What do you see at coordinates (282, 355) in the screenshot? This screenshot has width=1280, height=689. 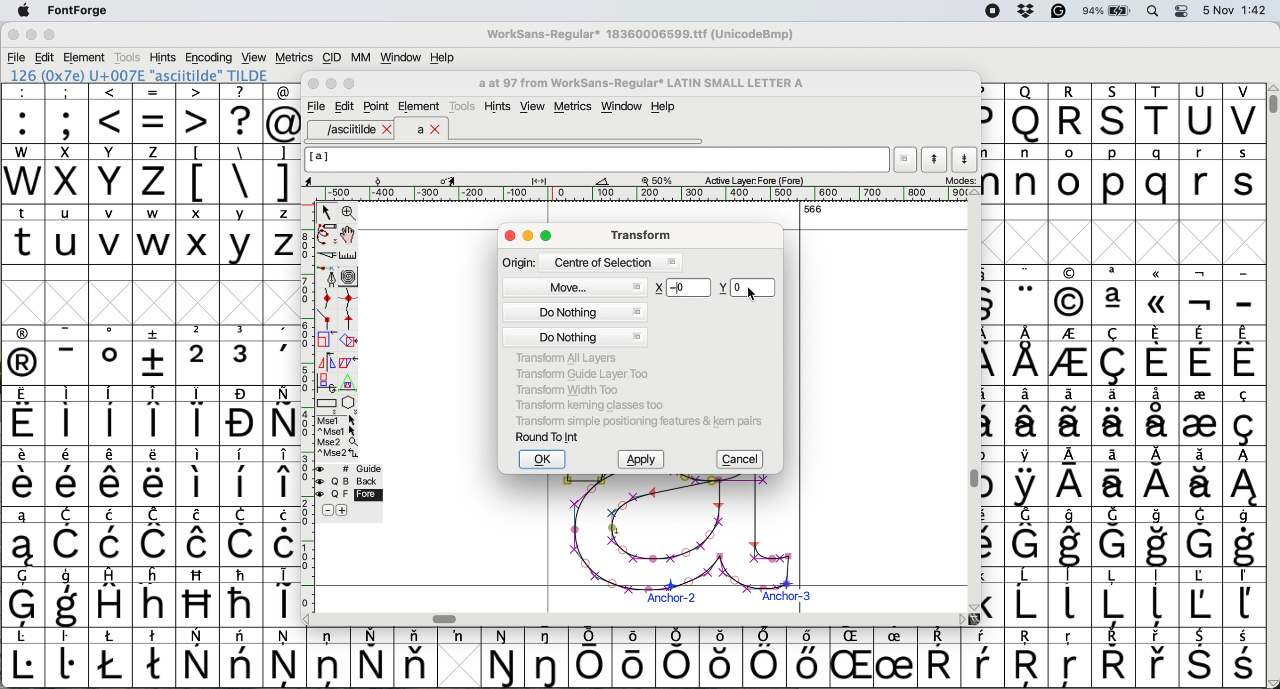 I see `symbol` at bounding box center [282, 355].